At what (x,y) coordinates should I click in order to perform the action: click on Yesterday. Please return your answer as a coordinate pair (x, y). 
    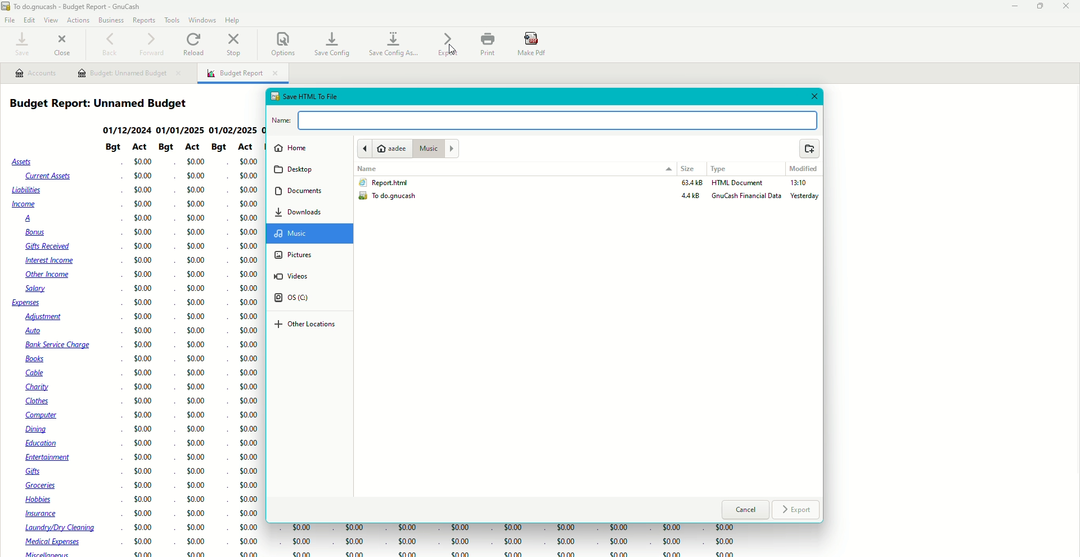
    Looking at the image, I should click on (806, 197).